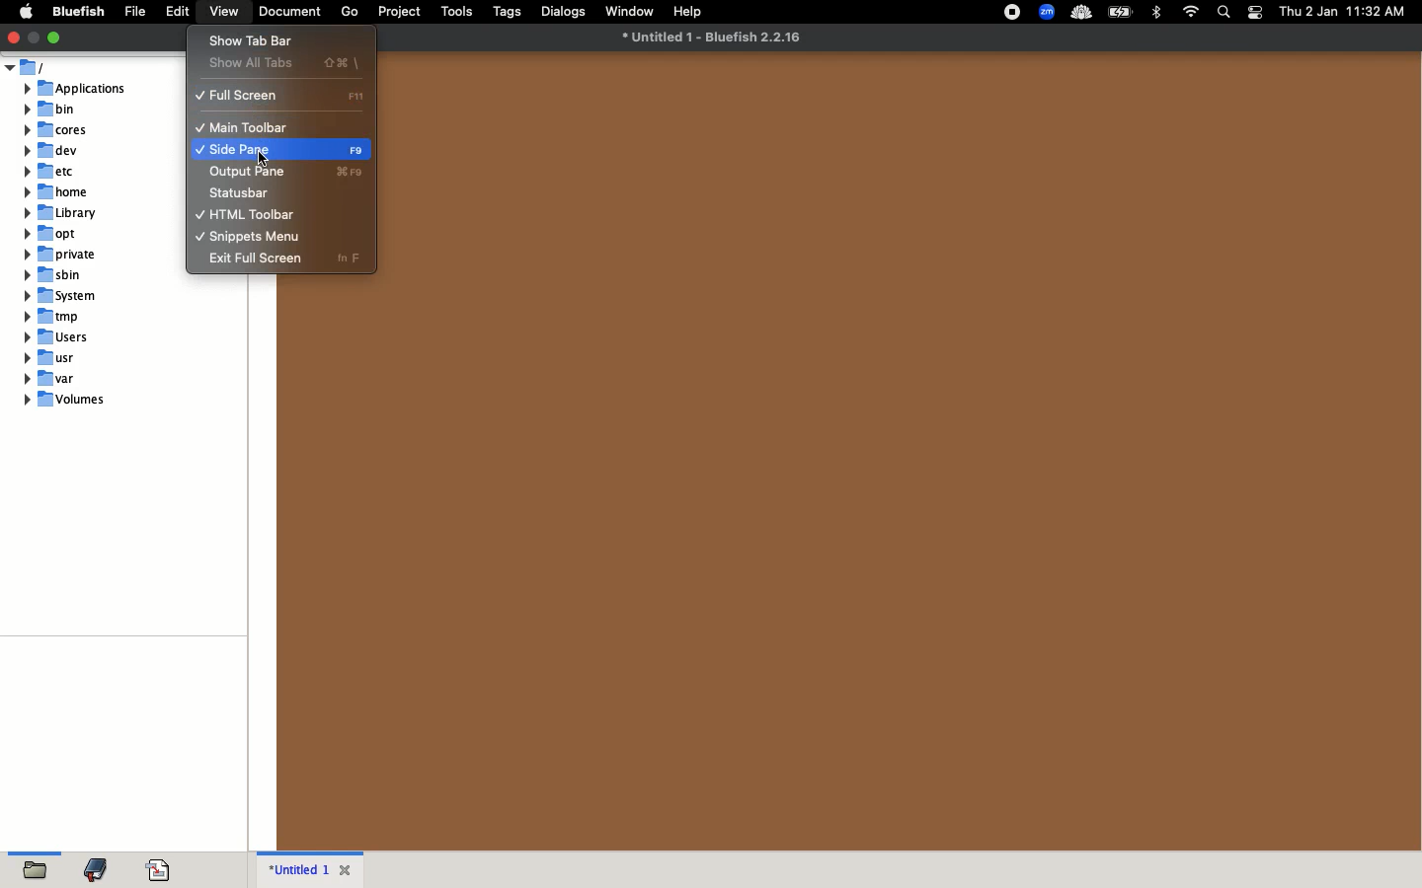 Image resolution: width=1422 pixels, height=888 pixels. What do you see at coordinates (900, 38) in the screenshot?
I see `file name` at bounding box center [900, 38].